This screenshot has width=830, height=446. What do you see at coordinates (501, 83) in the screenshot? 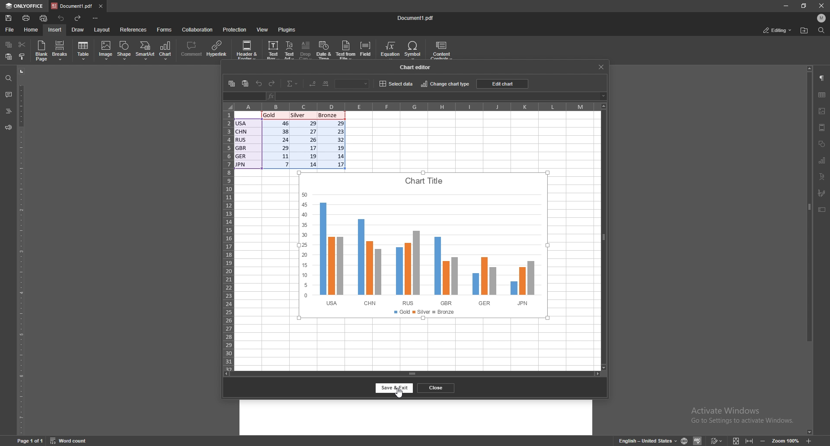
I see `edit chart` at bounding box center [501, 83].